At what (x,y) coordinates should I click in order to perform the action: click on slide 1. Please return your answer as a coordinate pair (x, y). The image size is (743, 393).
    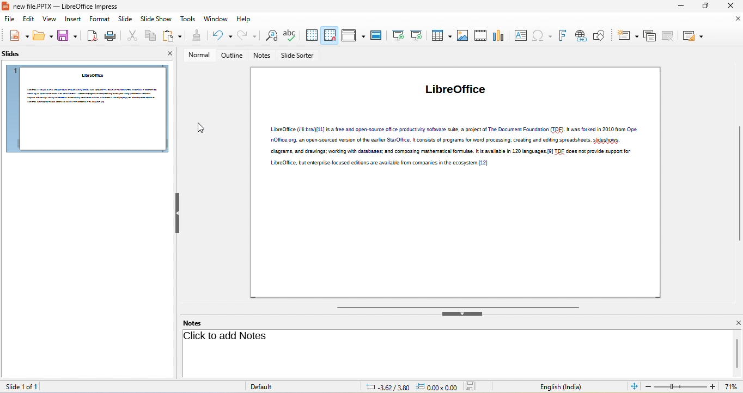
    Looking at the image, I should click on (87, 108).